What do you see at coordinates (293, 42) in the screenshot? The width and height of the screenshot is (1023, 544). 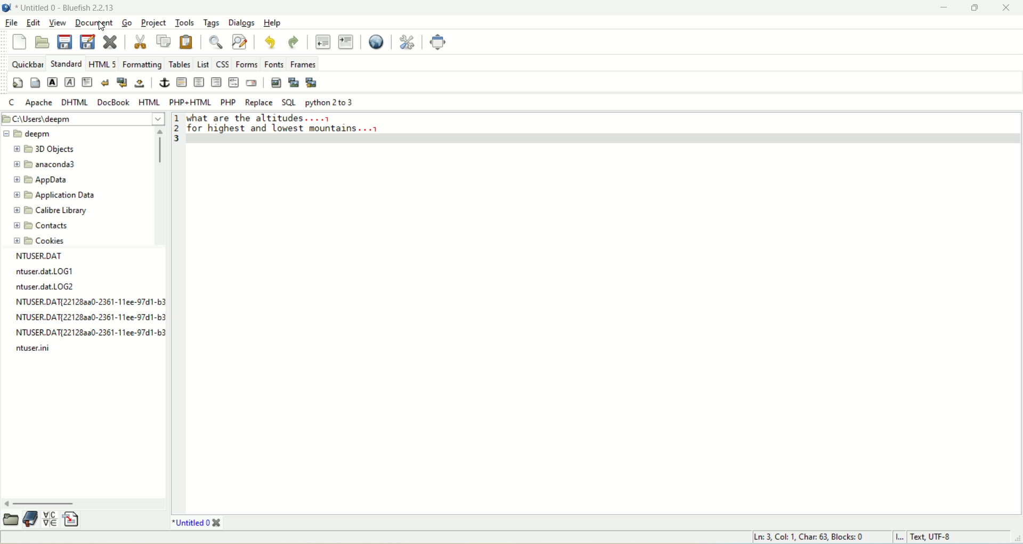 I see `redo` at bounding box center [293, 42].